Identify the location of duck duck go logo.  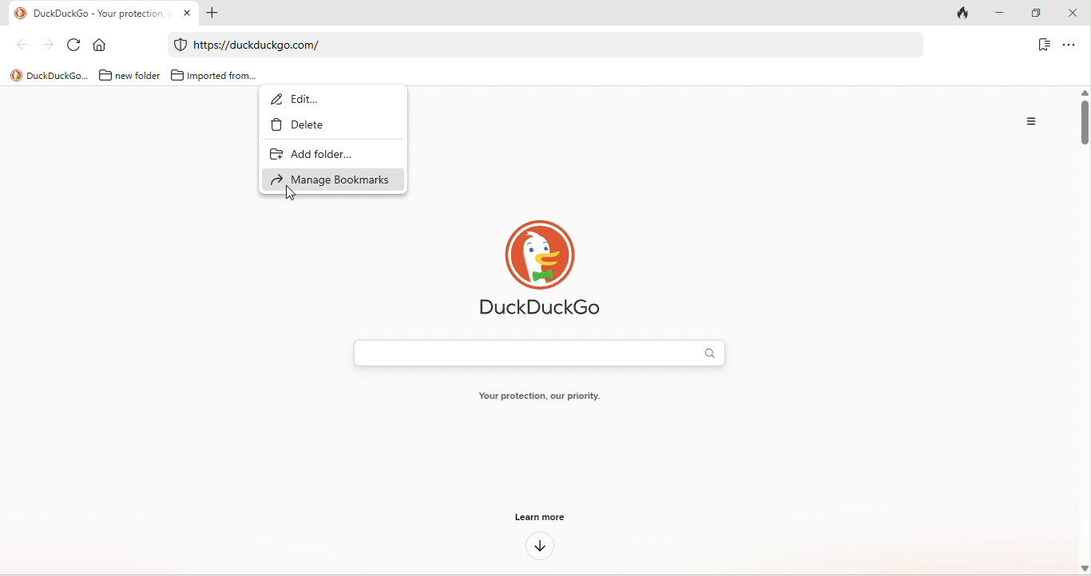
(540, 270).